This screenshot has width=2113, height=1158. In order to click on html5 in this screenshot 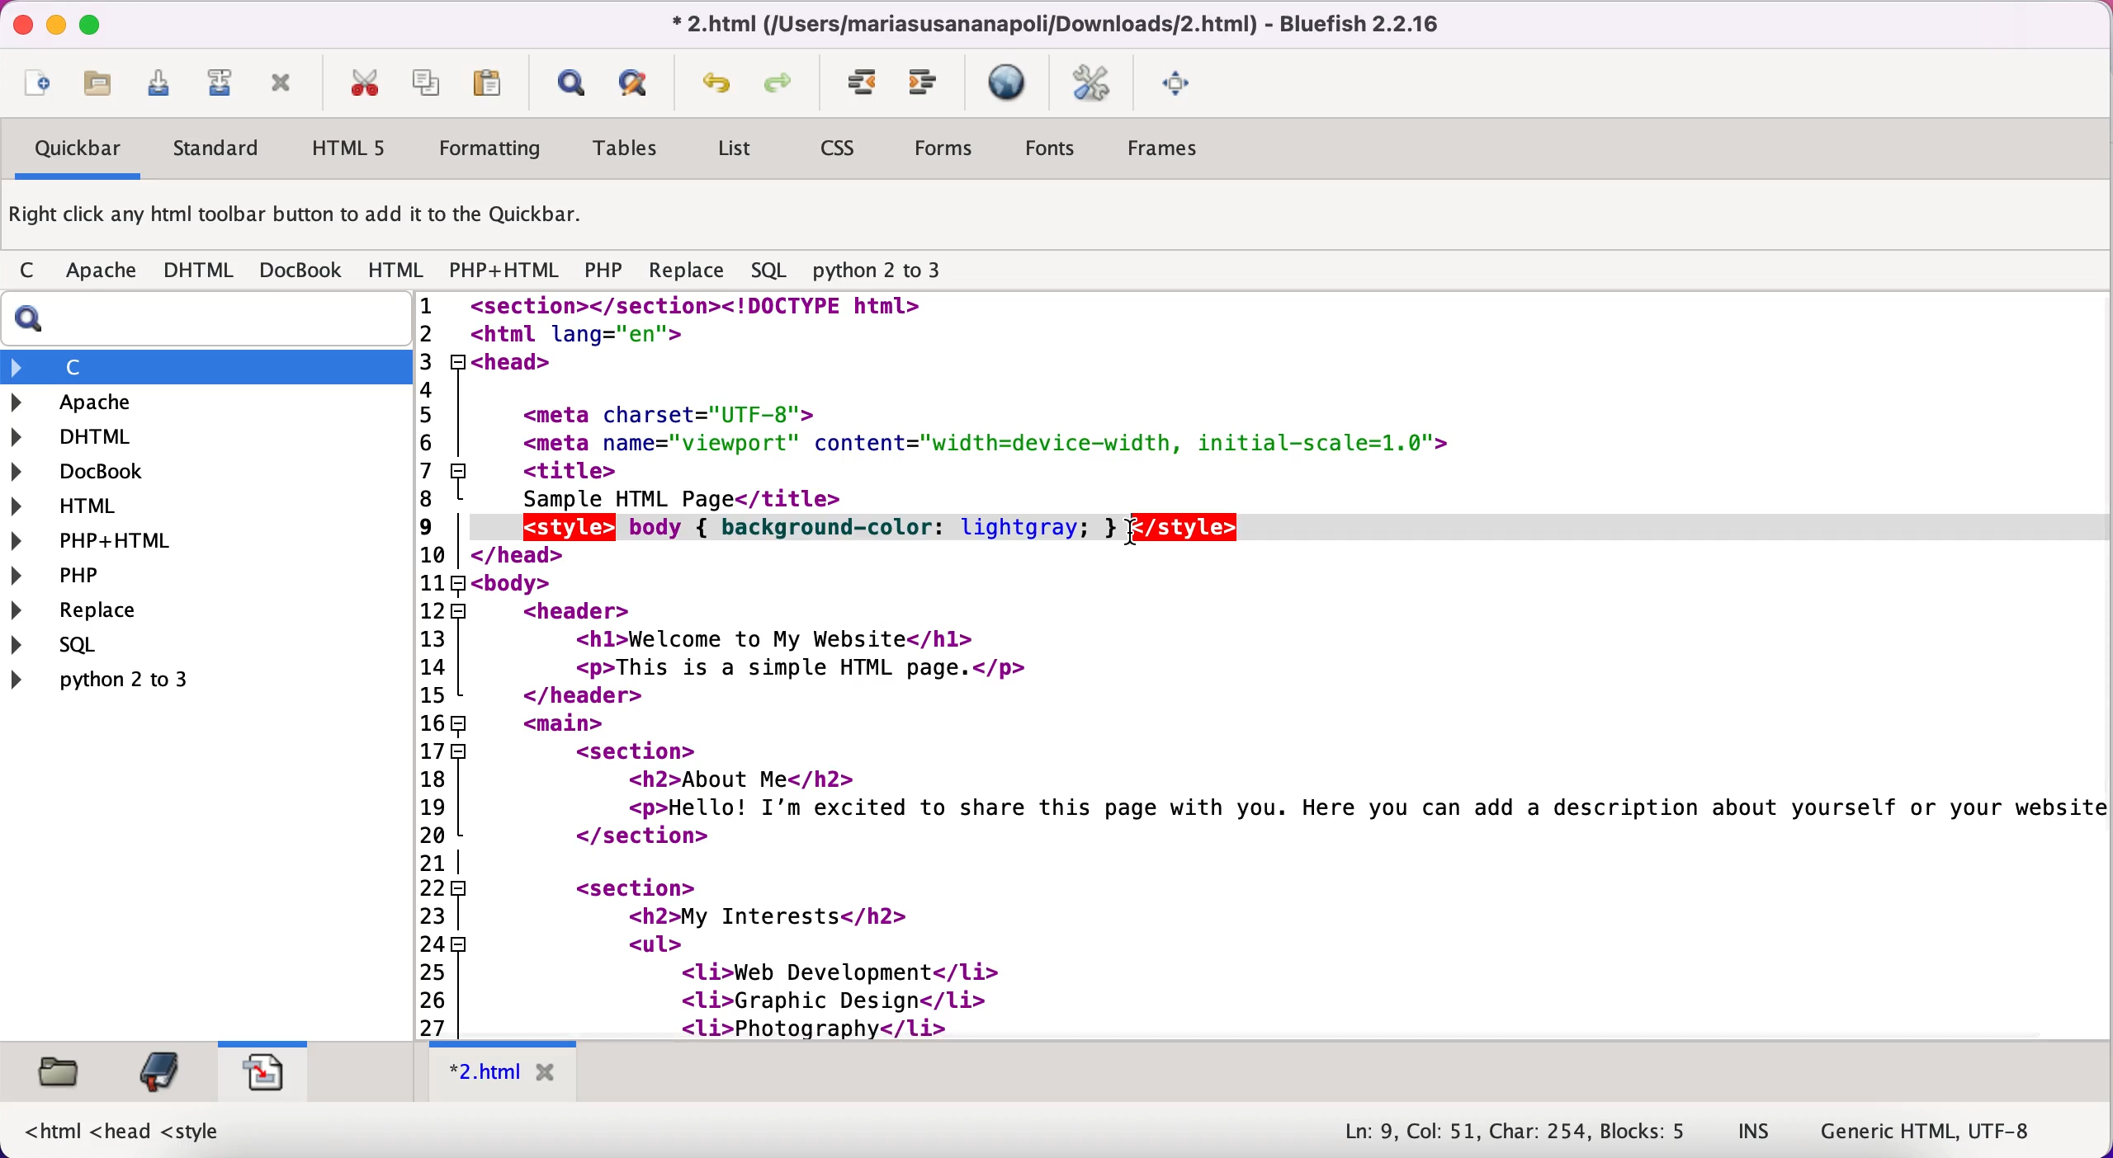, I will do `click(345, 148)`.